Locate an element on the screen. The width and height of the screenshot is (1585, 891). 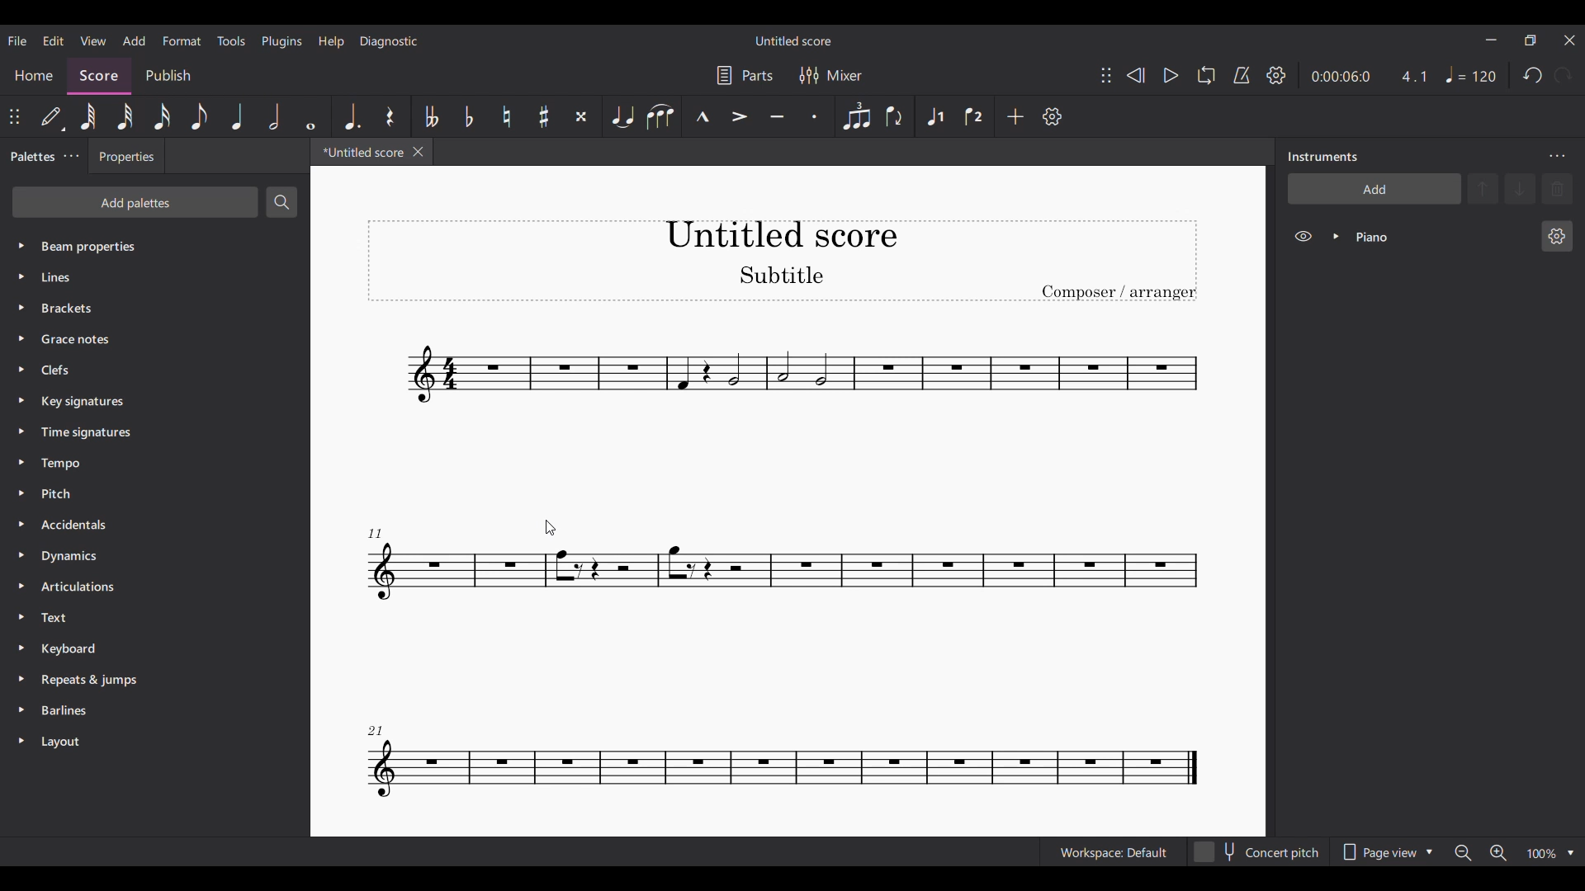
Manage parts is located at coordinates (745, 75).